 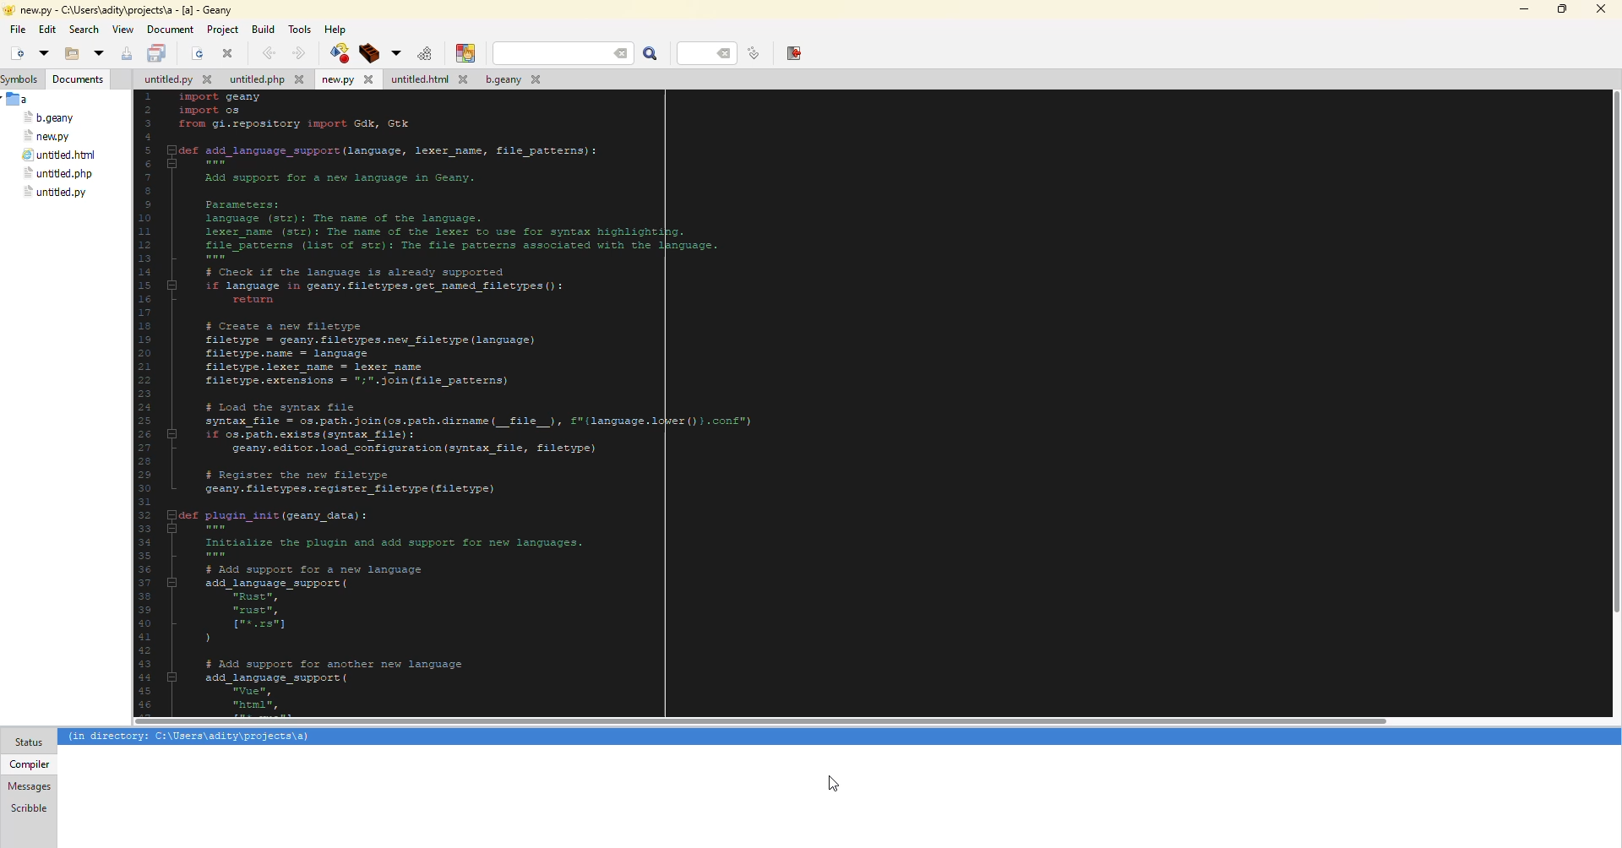 I want to click on open, so click(x=195, y=53).